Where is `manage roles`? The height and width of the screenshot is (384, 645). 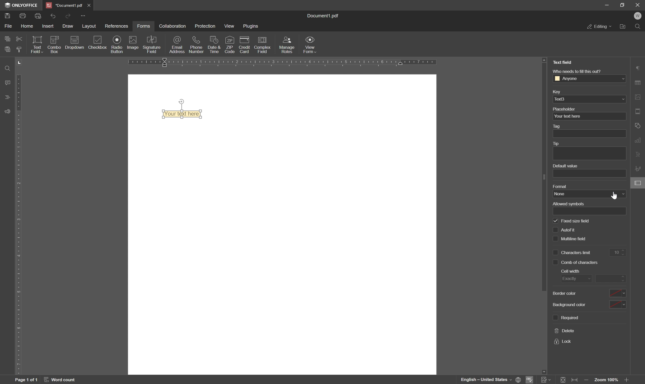 manage roles is located at coordinates (288, 45).